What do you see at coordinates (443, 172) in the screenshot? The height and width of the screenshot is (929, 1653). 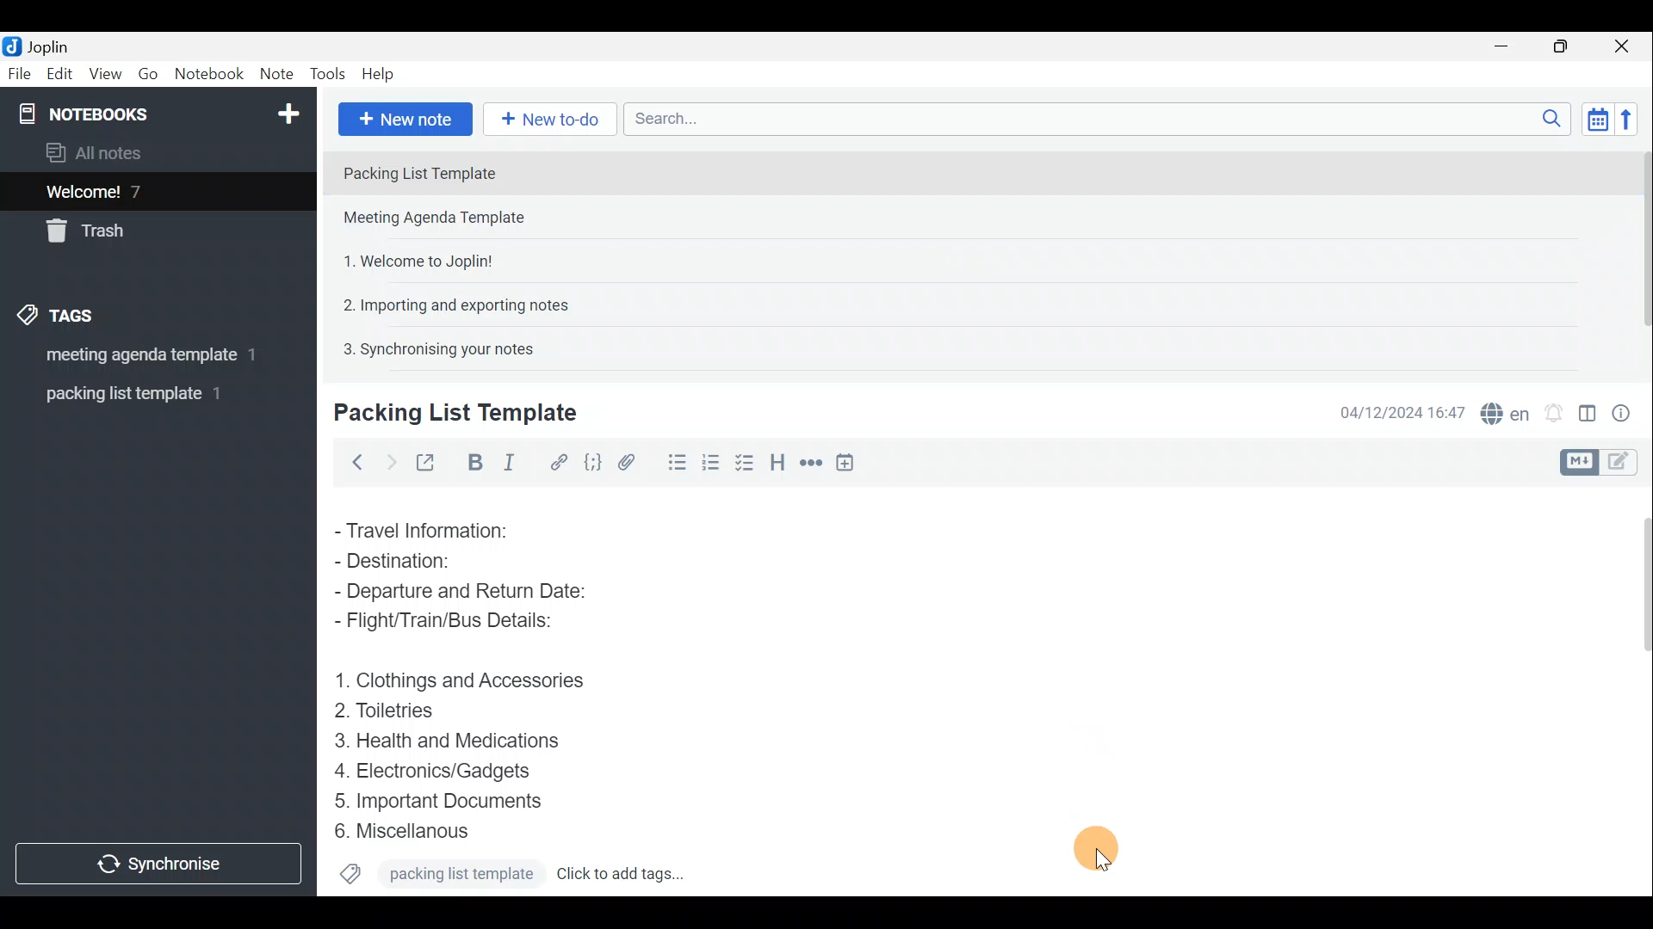 I see `Packing List Template` at bounding box center [443, 172].